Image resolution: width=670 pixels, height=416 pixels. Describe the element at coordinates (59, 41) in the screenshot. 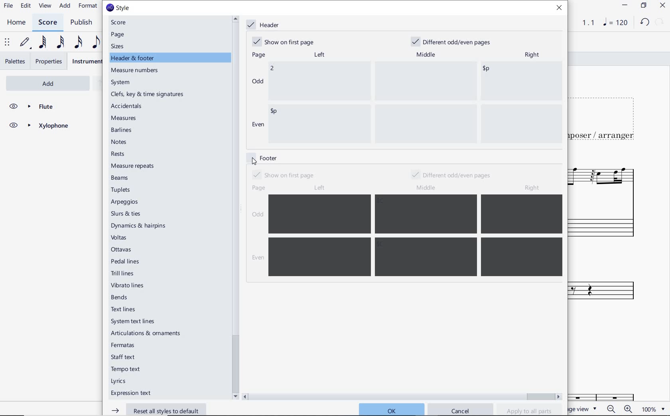

I see `32ND NOTE` at that location.